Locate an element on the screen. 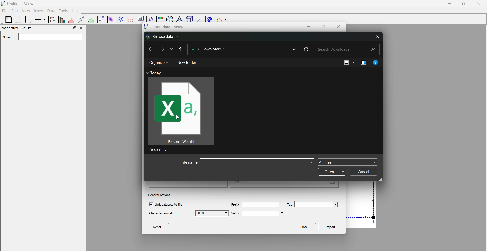 The width and height of the screenshot is (487, 251). close property bar is located at coordinates (82, 28).